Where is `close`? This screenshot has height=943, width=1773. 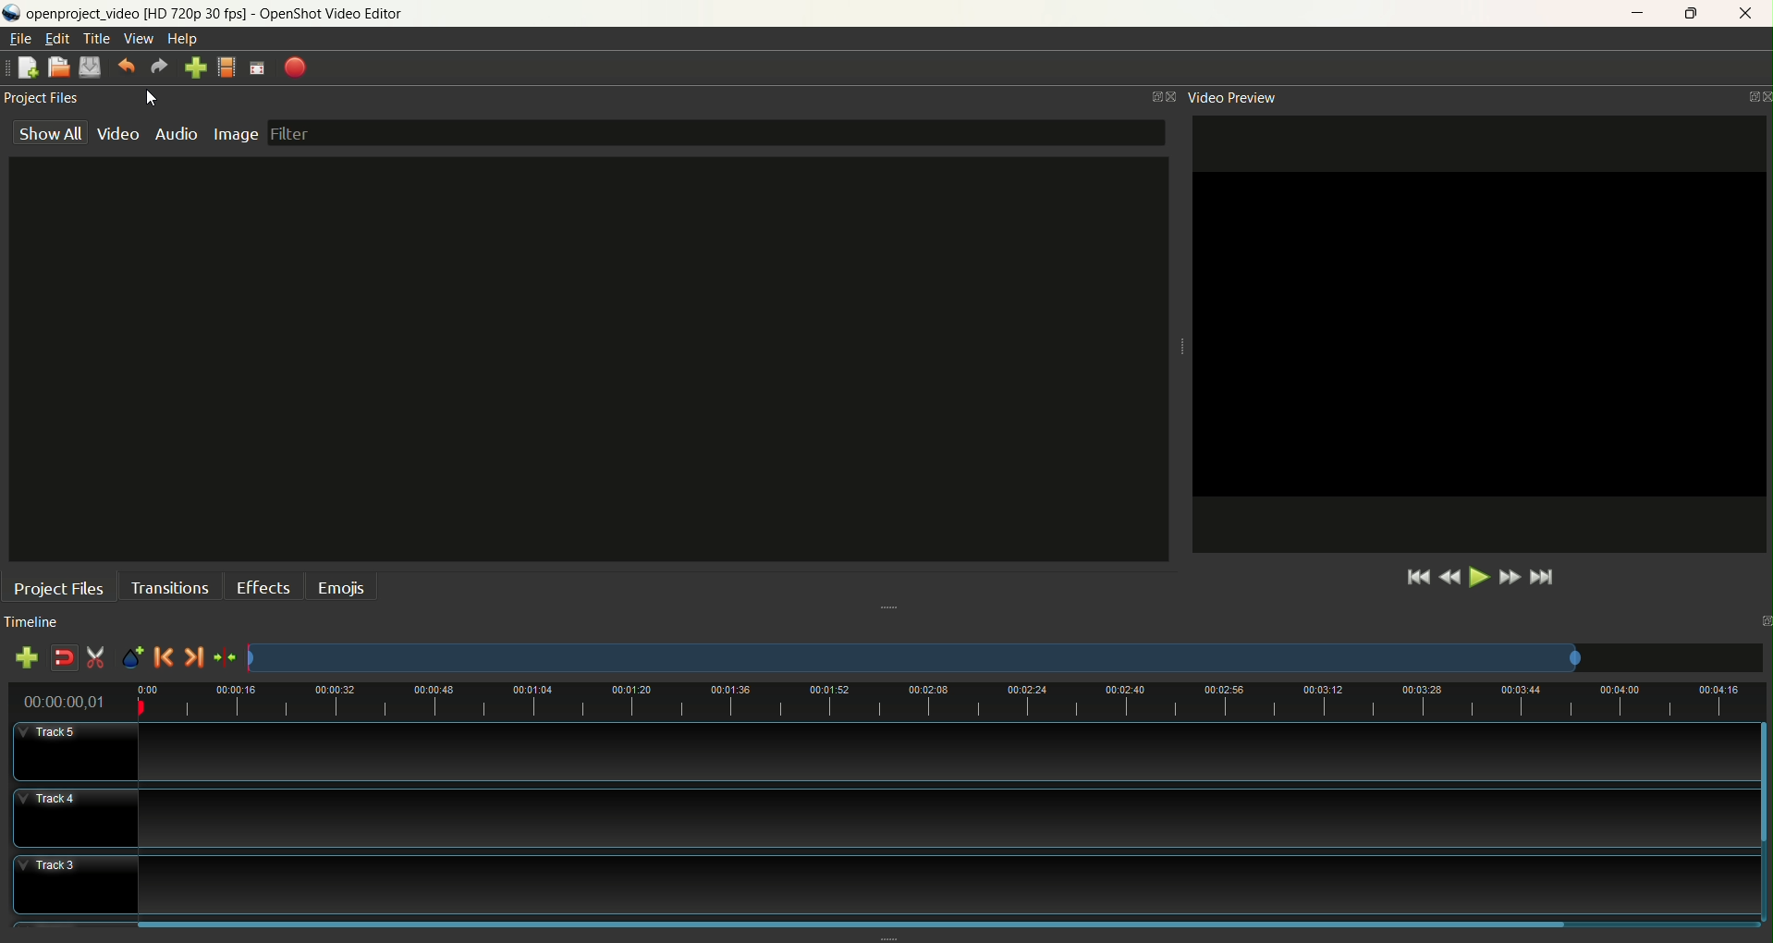
close is located at coordinates (1747, 15).